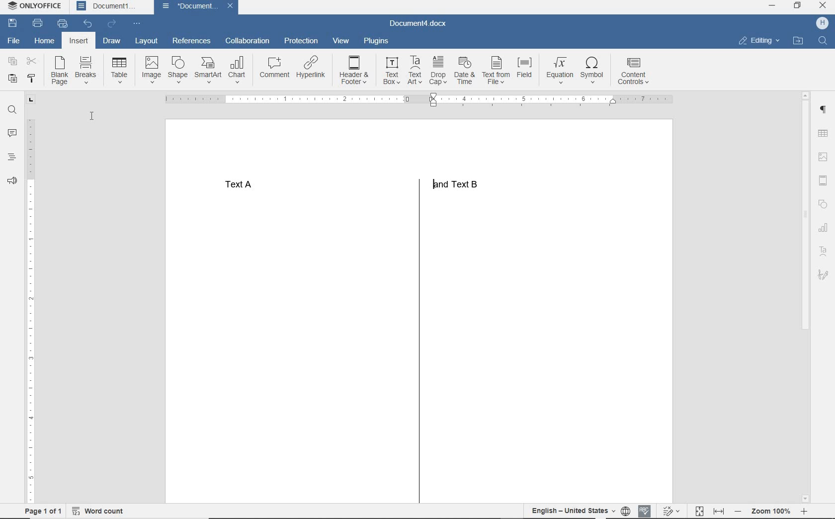 The width and height of the screenshot is (835, 519). I want to click on CHART, so click(823, 227).